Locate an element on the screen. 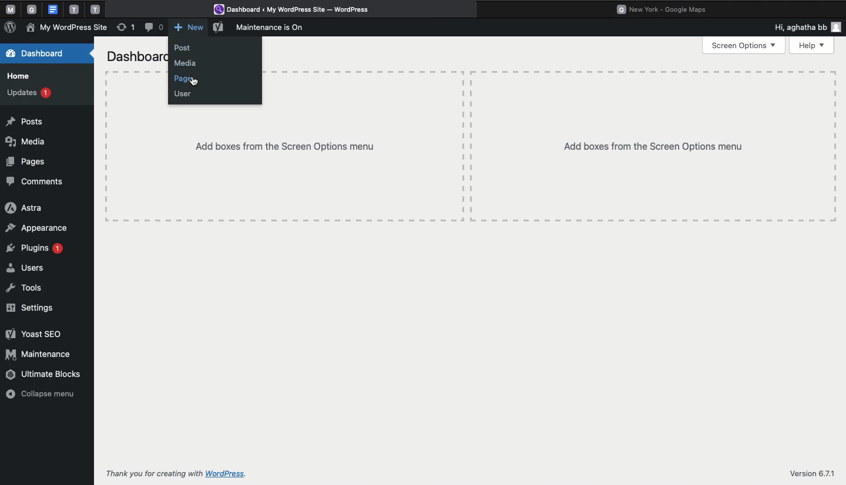 The image size is (846, 485). Yoast is located at coordinates (219, 29).